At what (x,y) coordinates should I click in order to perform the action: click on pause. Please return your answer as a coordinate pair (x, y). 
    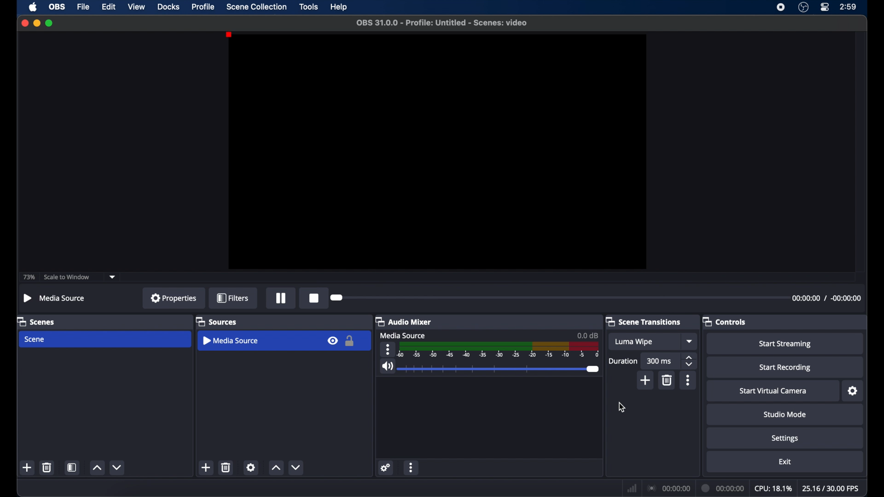
    Looking at the image, I should click on (281, 298).